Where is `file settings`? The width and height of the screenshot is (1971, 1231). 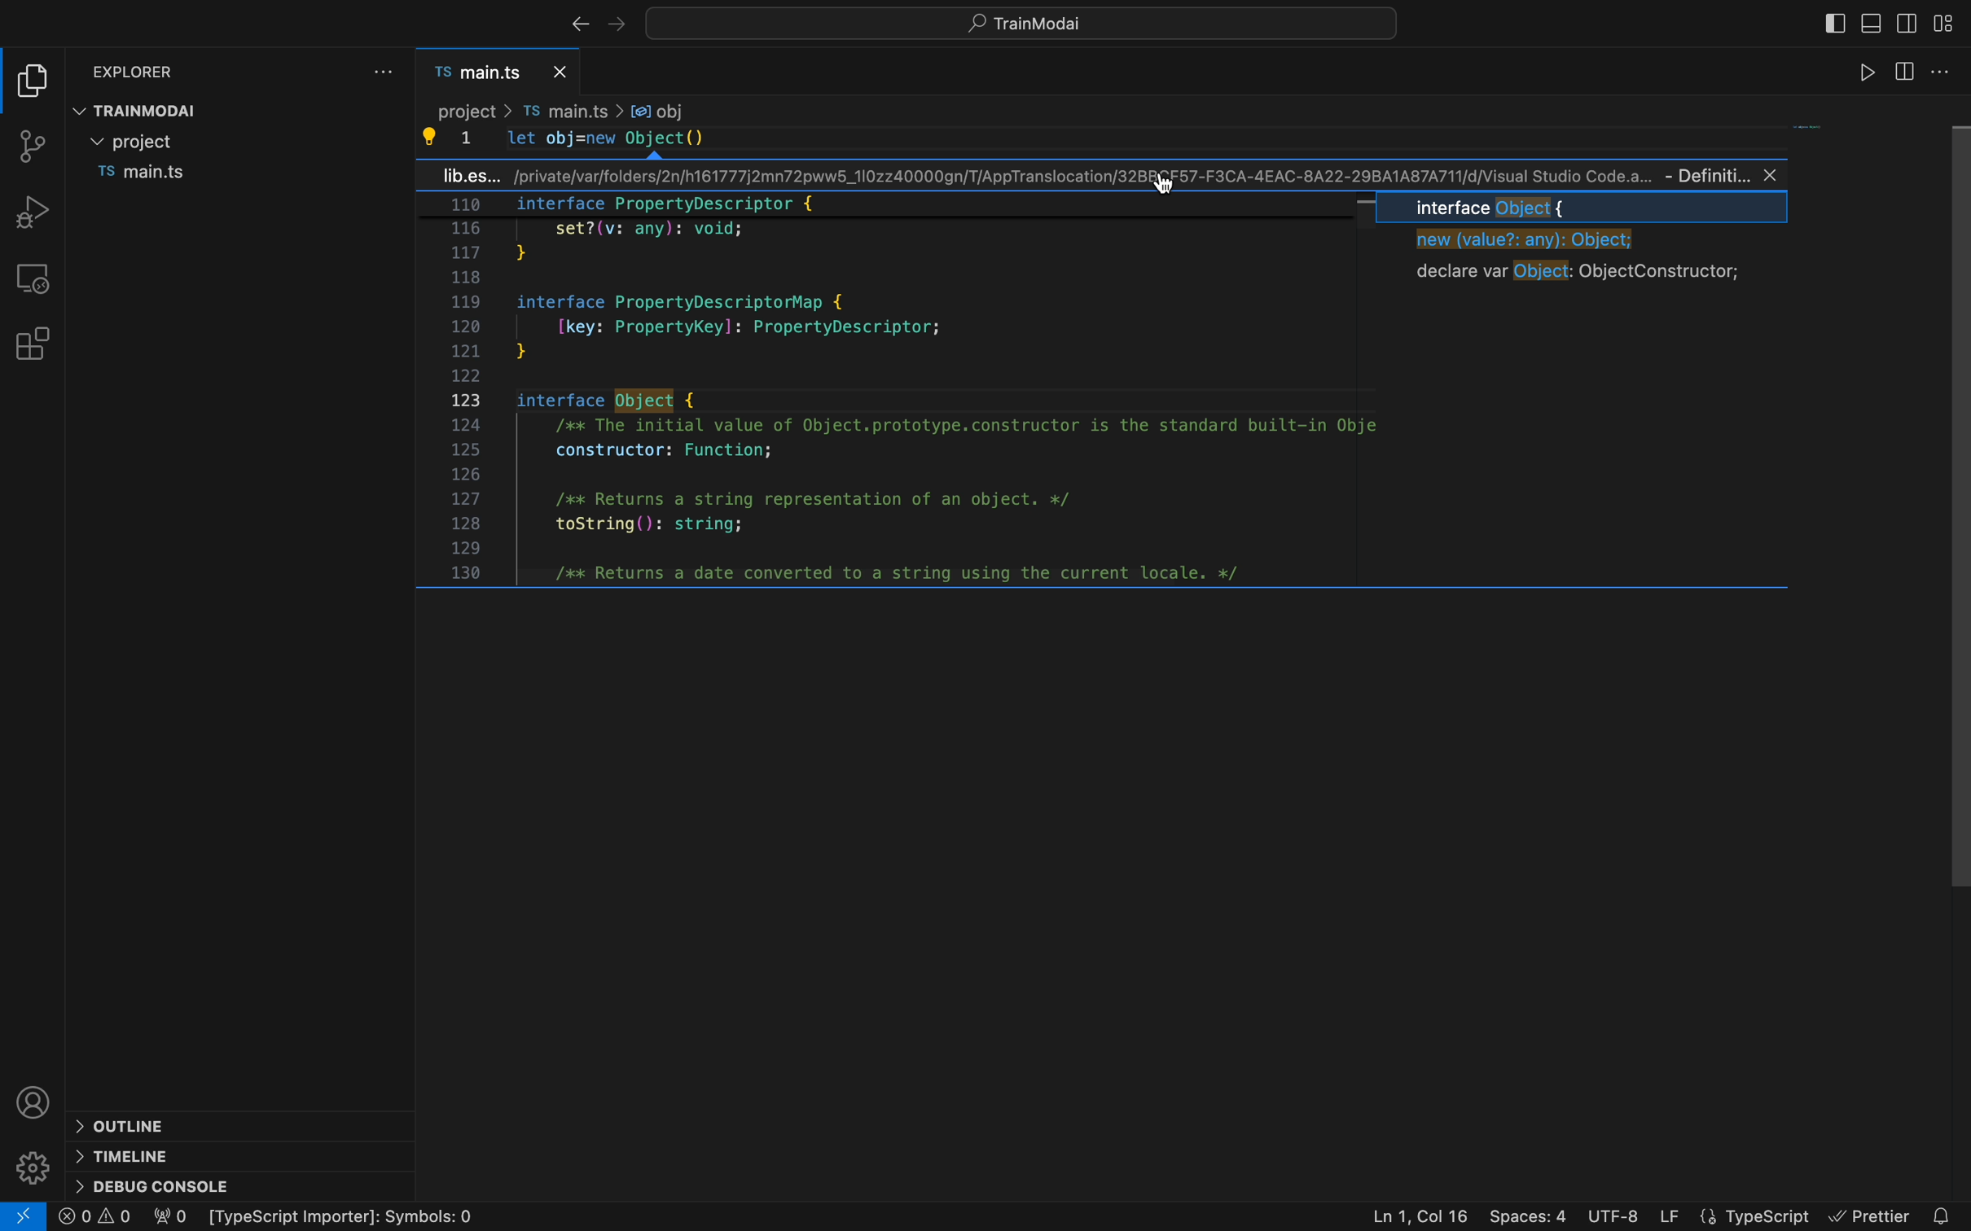
file settings is located at coordinates (375, 71).